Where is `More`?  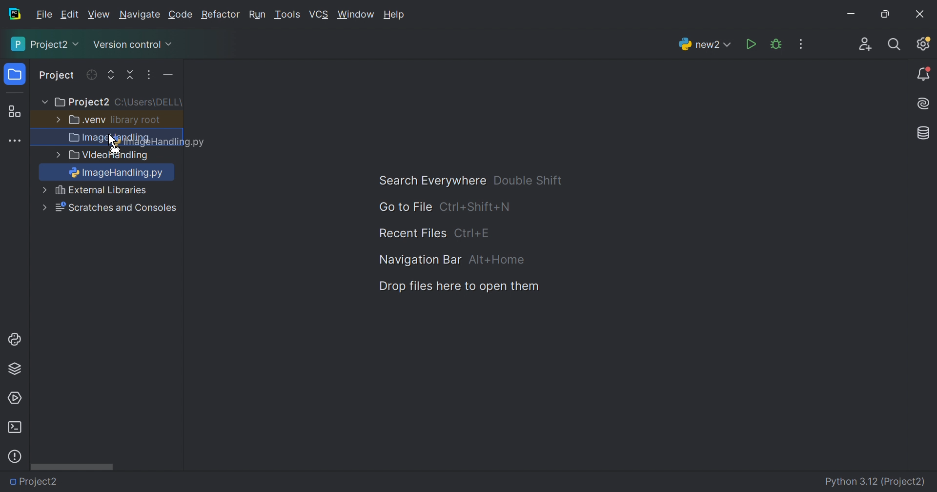 More is located at coordinates (56, 119).